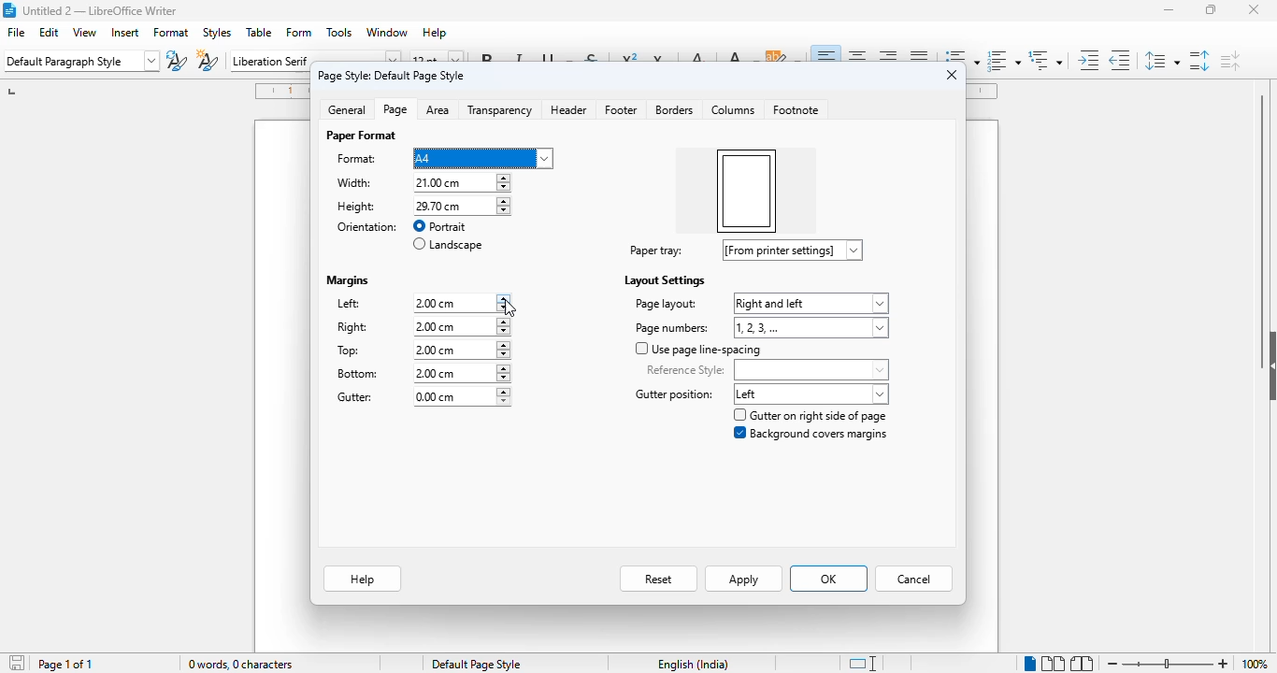 The height and width of the screenshot is (673, 1277). Describe the element at coordinates (363, 136) in the screenshot. I see `paper format` at that location.